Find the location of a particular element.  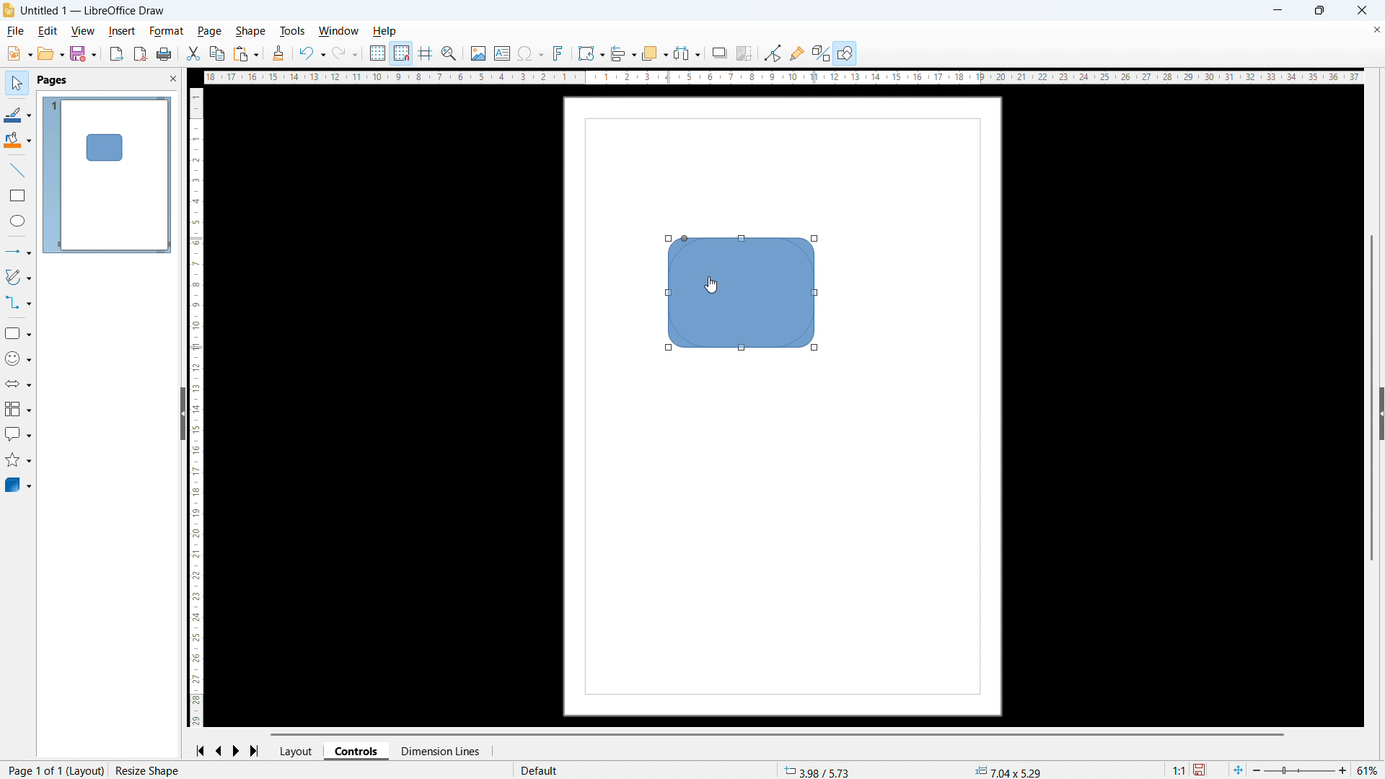

Export  is located at coordinates (116, 53).